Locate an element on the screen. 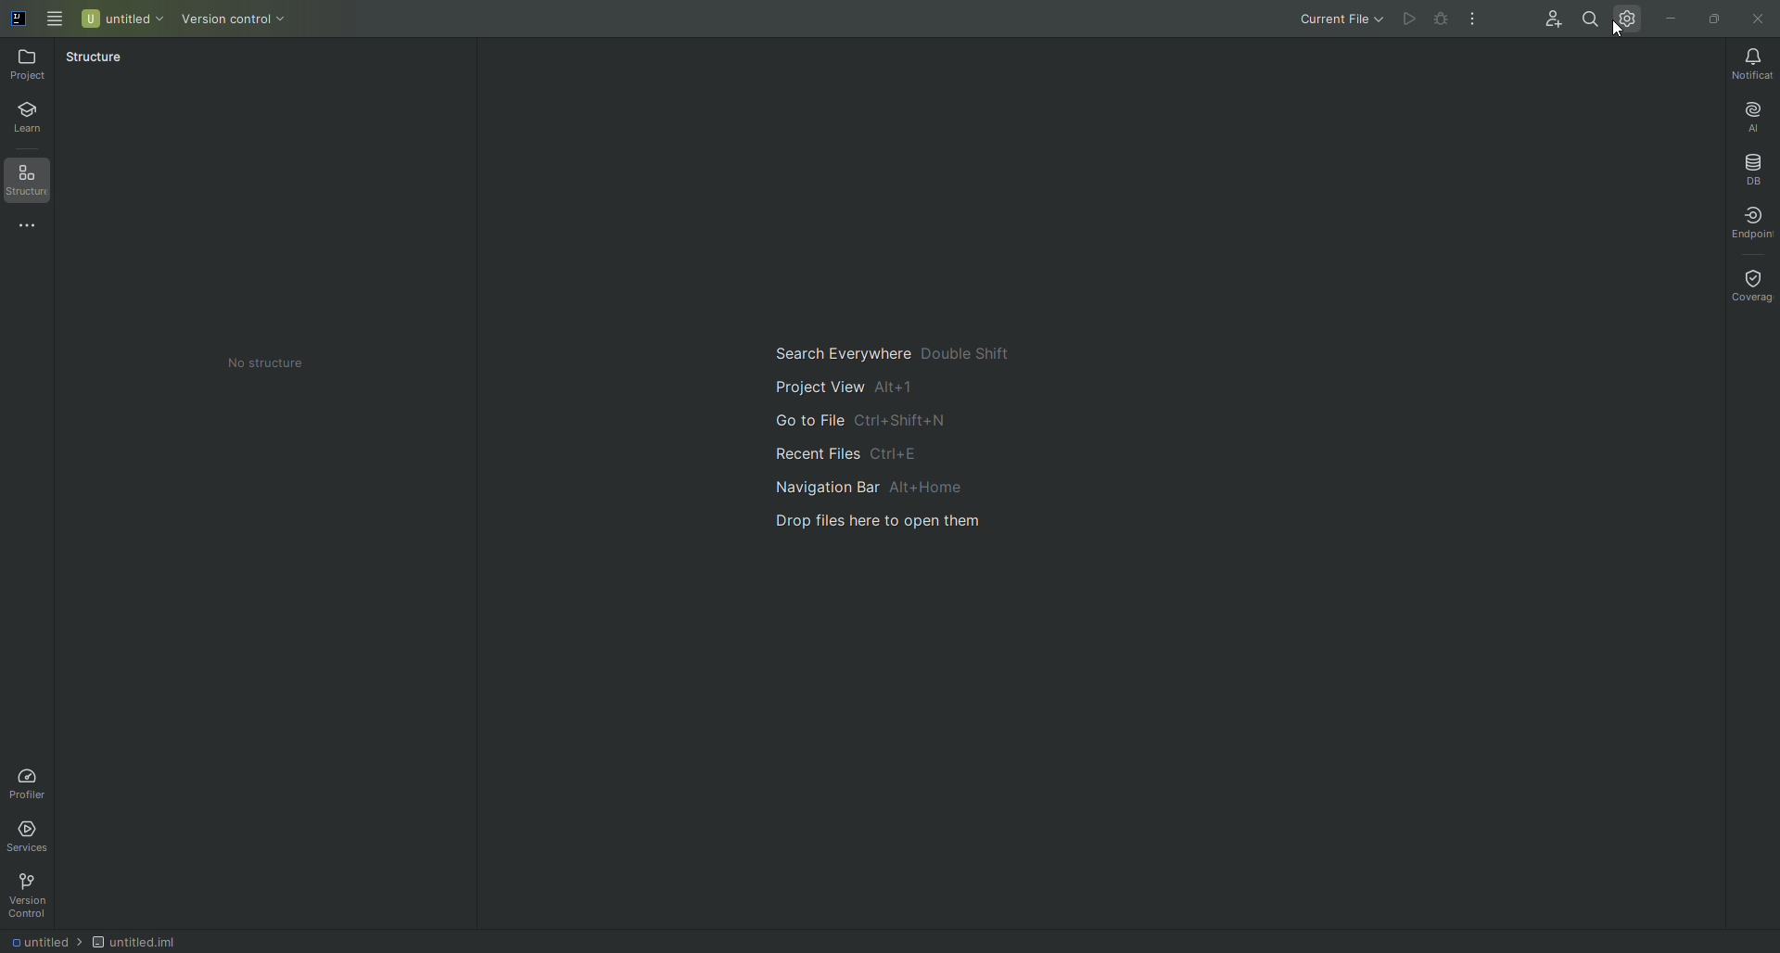  Project is located at coordinates (27, 67).